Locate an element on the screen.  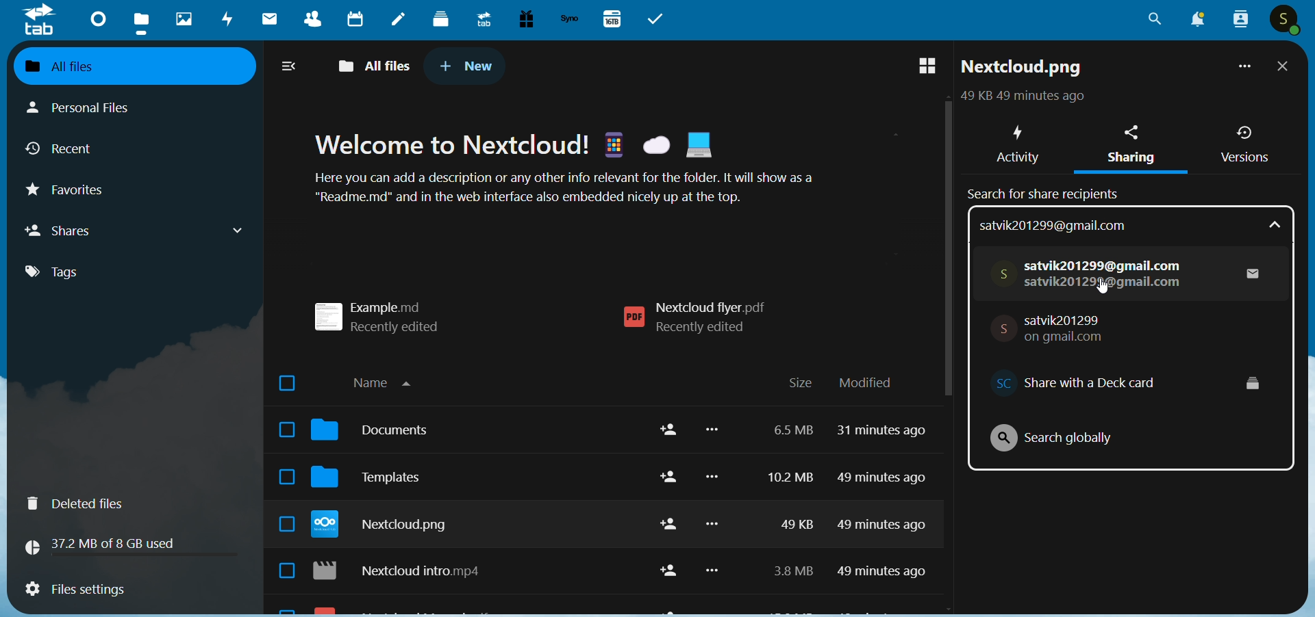
sharing is located at coordinates (1136, 147).